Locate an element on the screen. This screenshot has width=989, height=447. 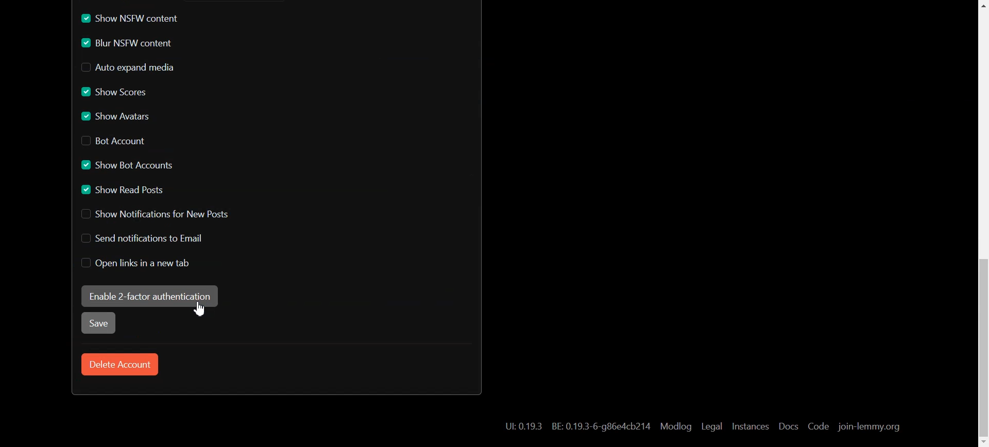
Enable Show NSFW content is located at coordinates (145, 18).